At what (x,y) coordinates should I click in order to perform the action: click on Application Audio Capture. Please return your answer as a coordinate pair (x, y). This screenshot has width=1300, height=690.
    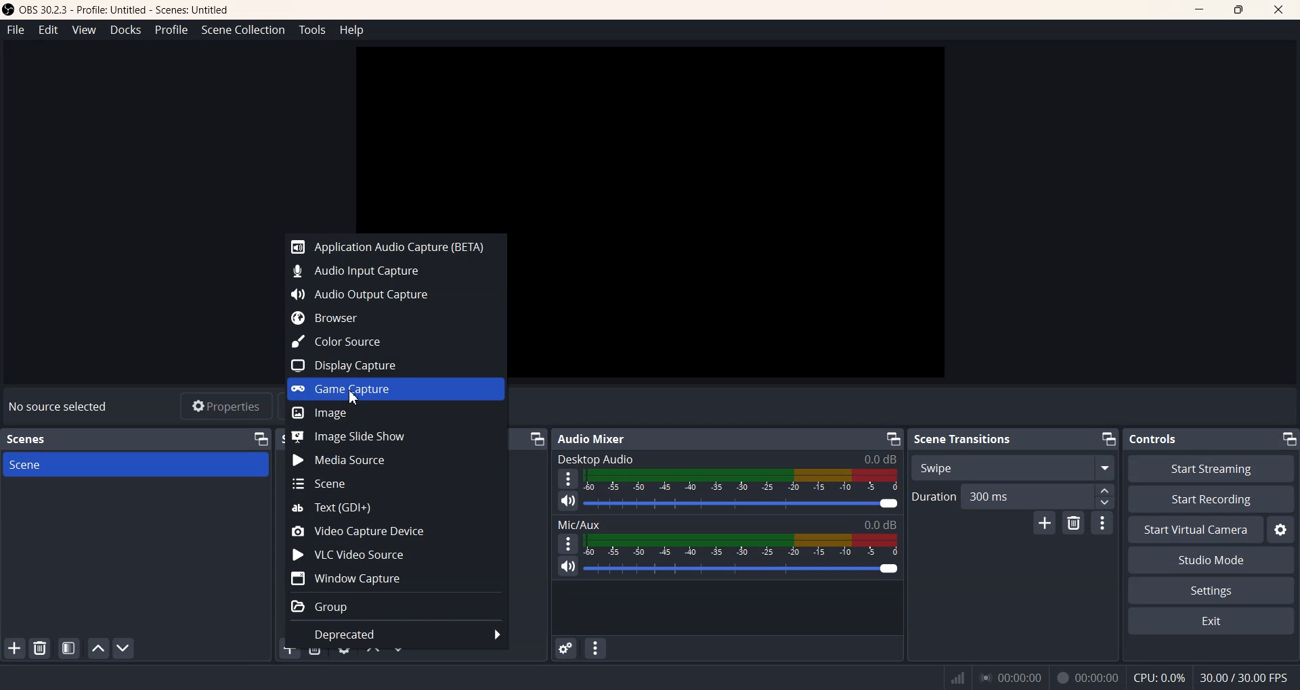
    Looking at the image, I should click on (391, 246).